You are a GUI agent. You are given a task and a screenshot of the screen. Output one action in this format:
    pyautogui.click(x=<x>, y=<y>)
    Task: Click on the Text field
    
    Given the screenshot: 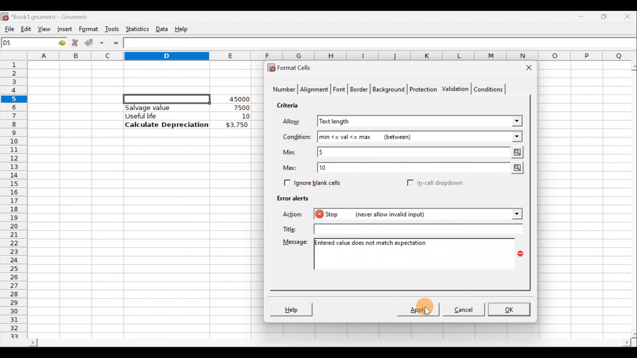 What is the action you would take?
    pyautogui.click(x=416, y=229)
    